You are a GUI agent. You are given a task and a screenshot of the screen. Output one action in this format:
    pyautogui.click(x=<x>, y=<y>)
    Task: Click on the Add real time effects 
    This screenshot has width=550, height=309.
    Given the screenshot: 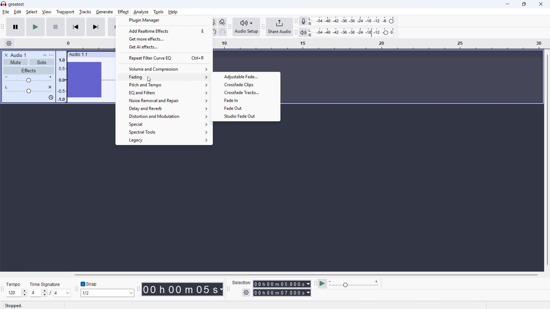 What is the action you would take?
    pyautogui.click(x=164, y=31)
    